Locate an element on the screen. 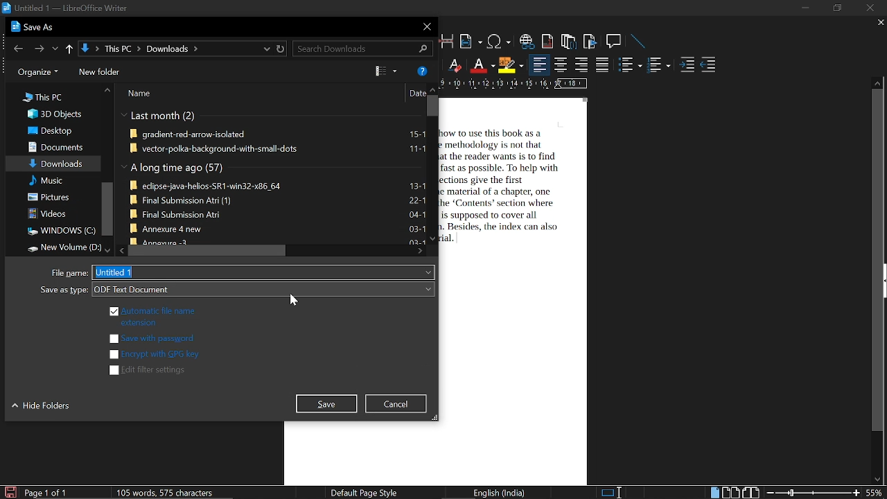  Date is located at coordinates (416, 94).